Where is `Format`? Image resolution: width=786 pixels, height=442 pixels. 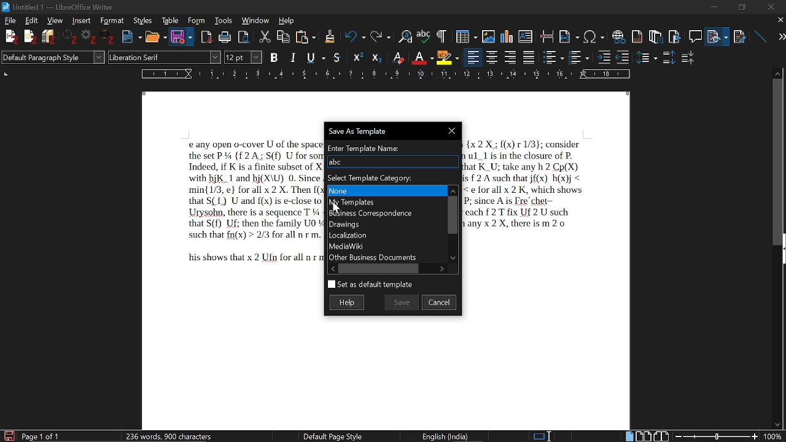
Format is located at coordinates (111, 20).